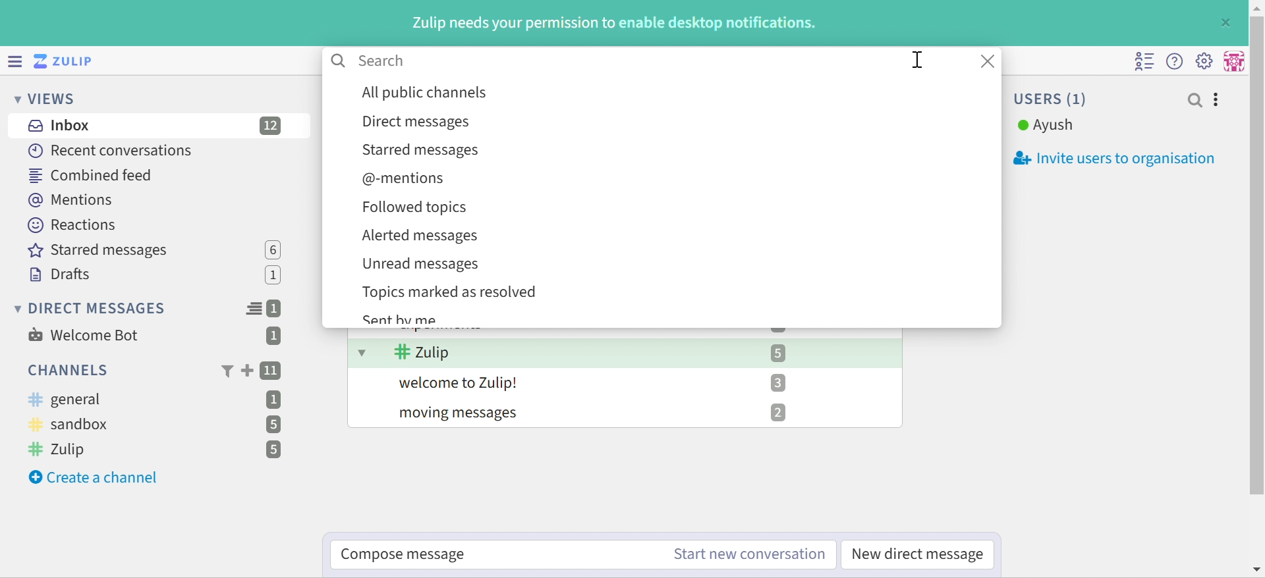 Image resolution: width=1265 pixels, height=578 pixels. I want to click on Search icon, so click(339, 61).